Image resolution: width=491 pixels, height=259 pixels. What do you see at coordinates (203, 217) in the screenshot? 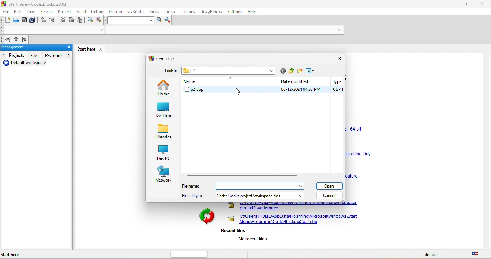
I see `image` at bounding box center [203, 217].